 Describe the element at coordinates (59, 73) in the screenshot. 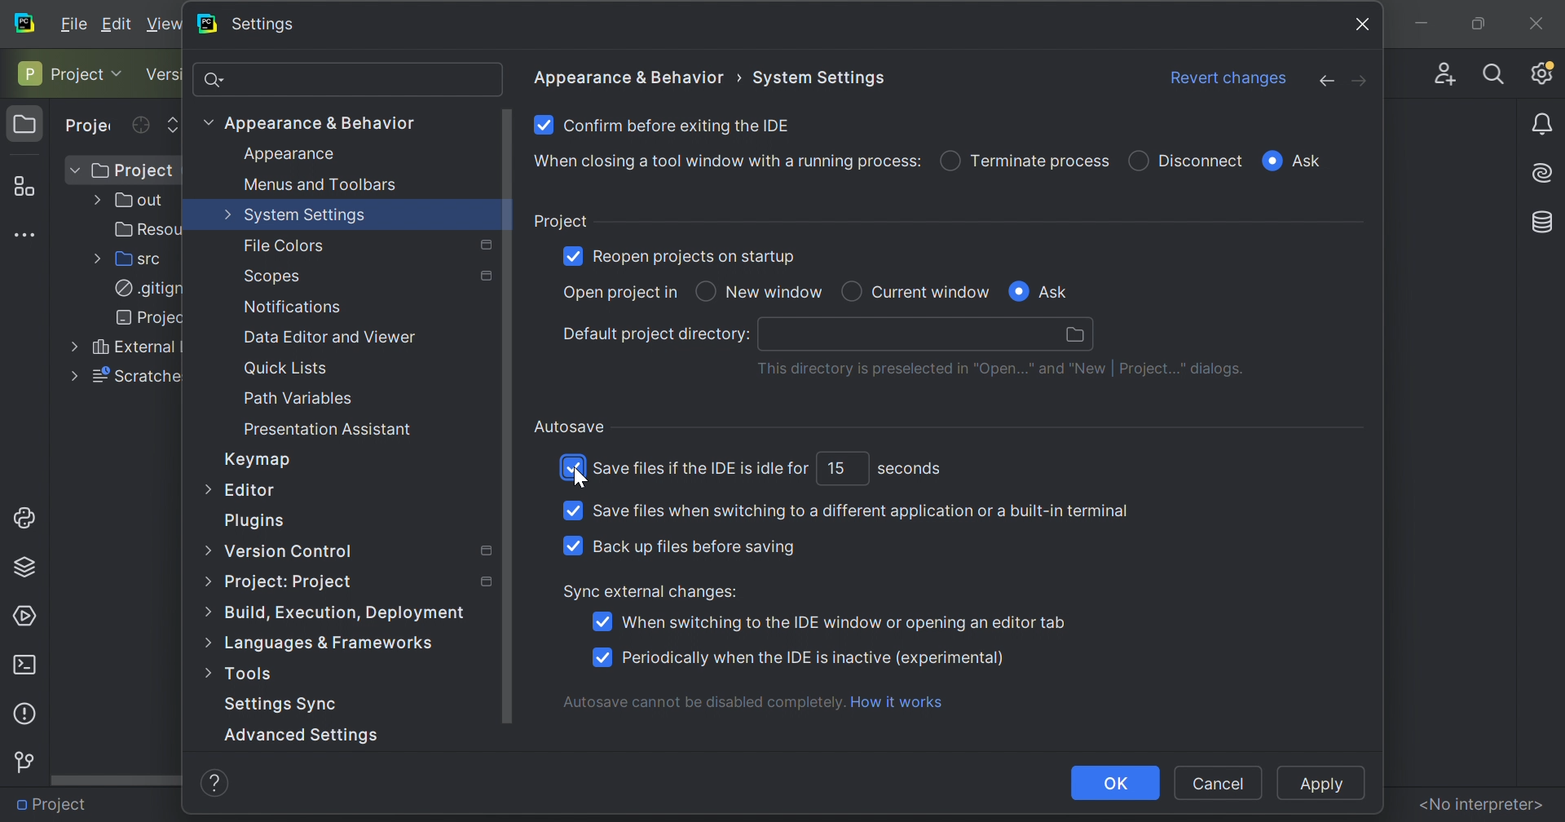

I see `Project` at that location.